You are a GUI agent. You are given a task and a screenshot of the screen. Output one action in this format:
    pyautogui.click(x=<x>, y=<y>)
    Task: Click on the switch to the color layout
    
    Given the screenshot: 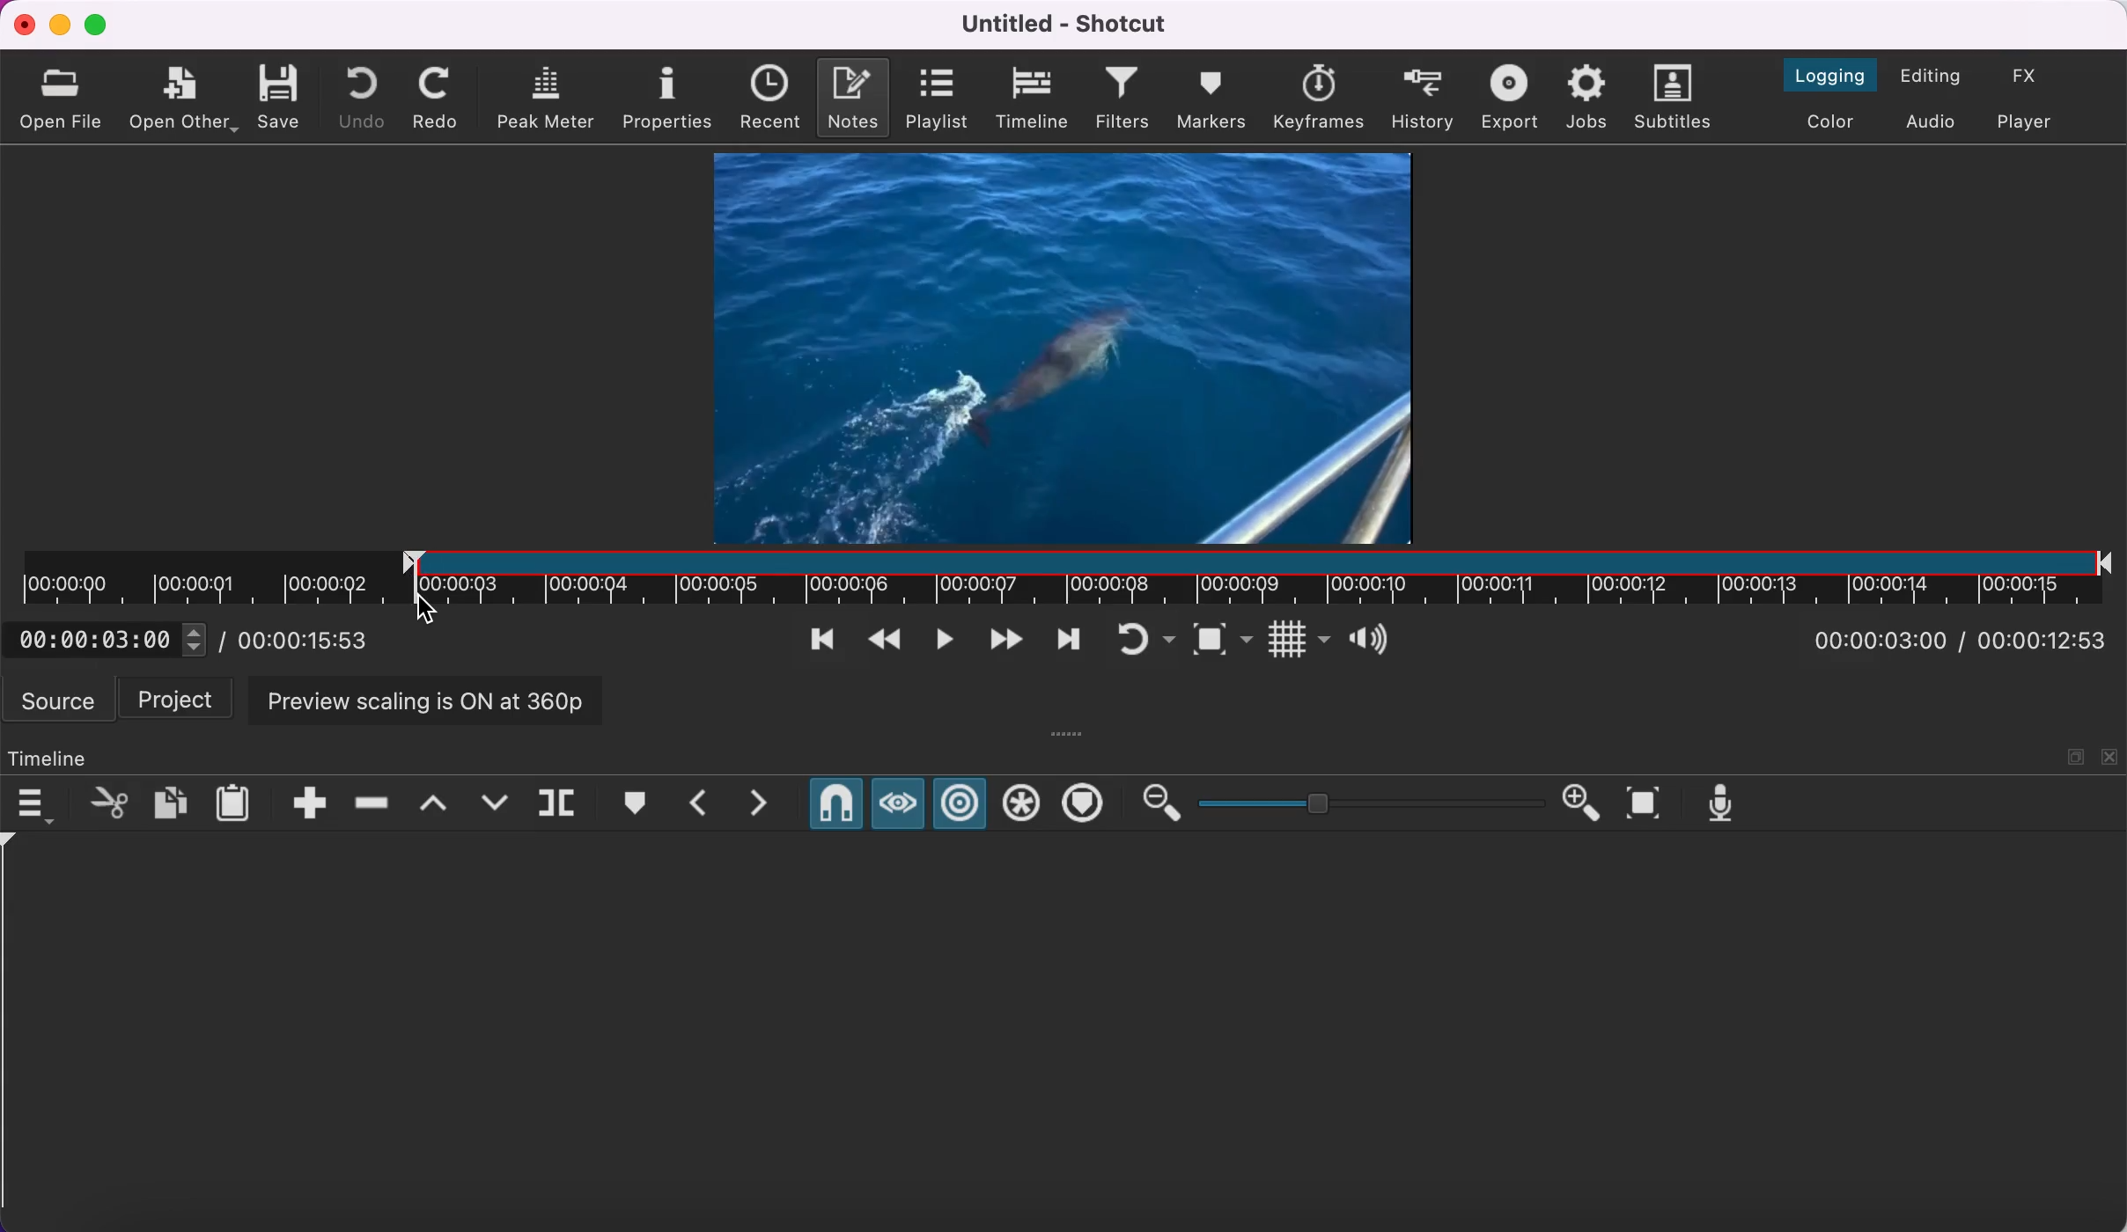 What is the action you would take?
    pyautogui.click(x=1836, y=121)
    